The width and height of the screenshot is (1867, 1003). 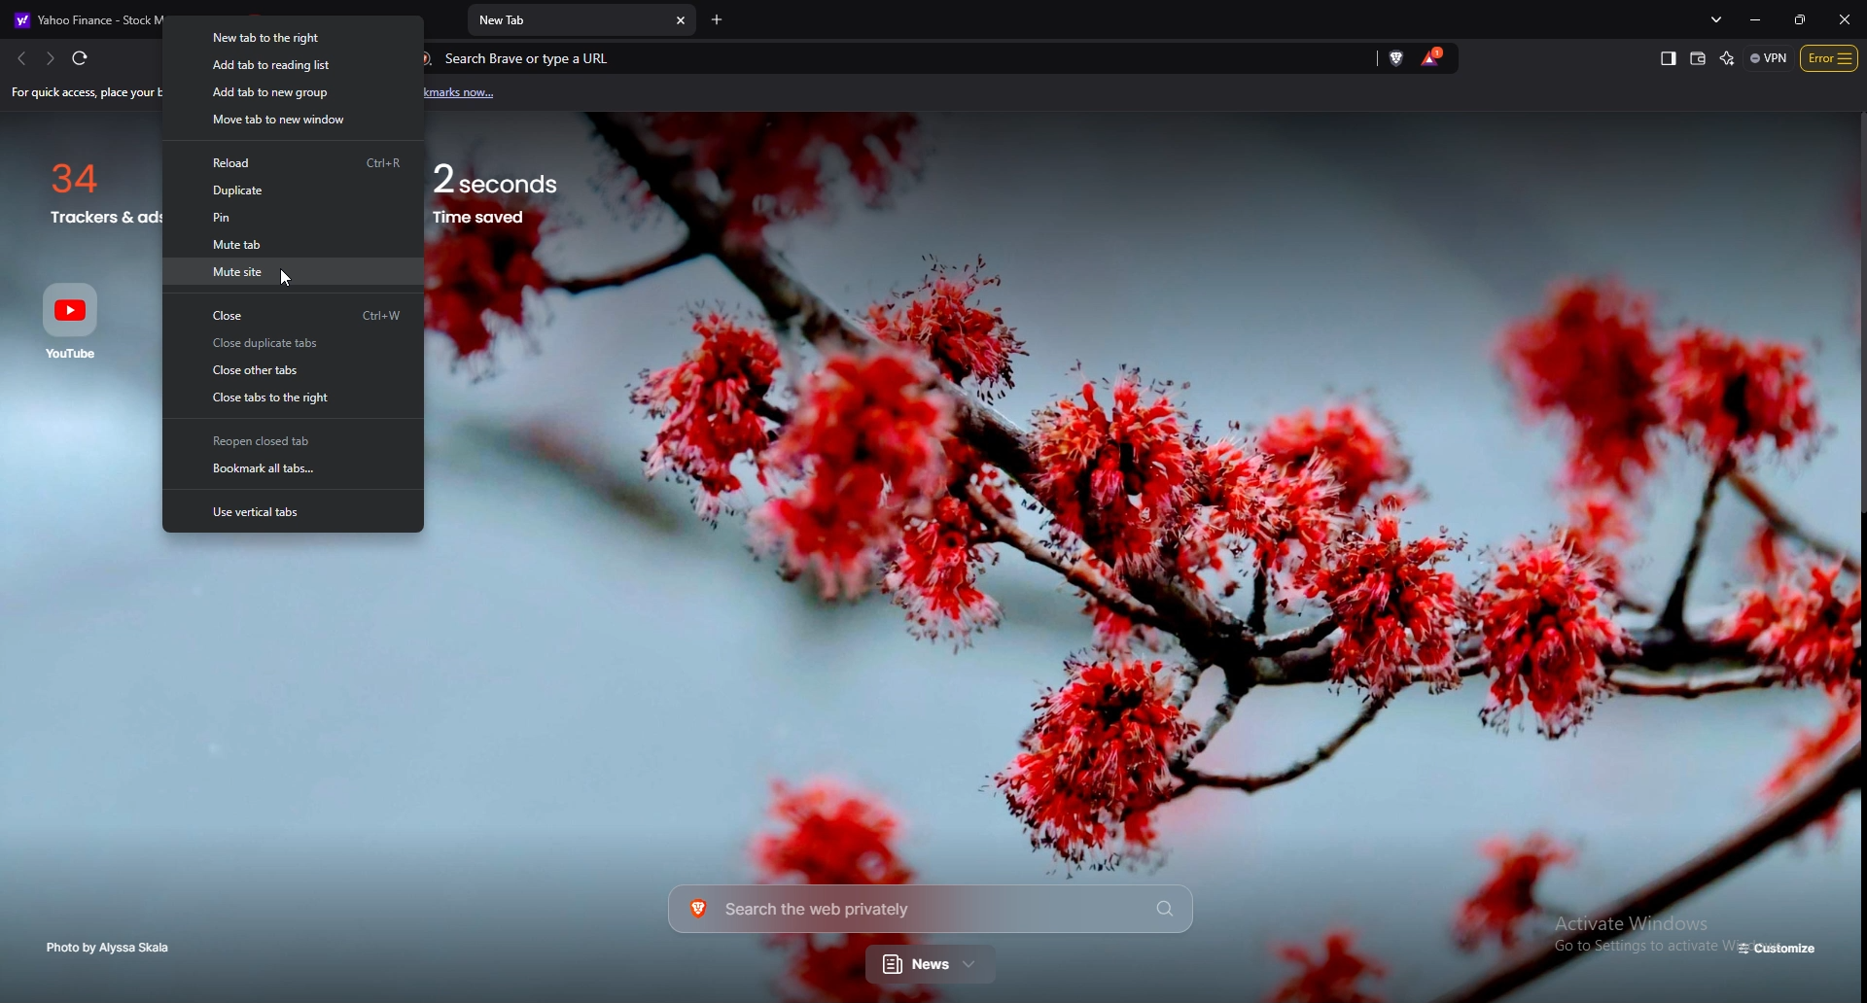 What do you see at coordinates (1668, 59) in the screenshot?
I see `show sidebar` at bounding box center [1668, 59].